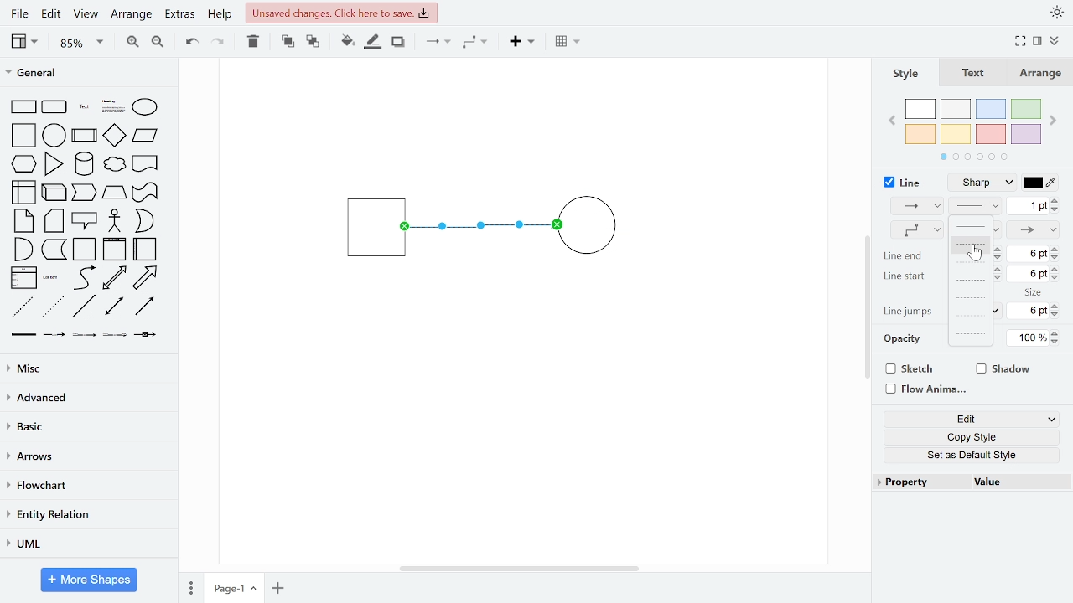 Image resolution: width=1073 pixels, height=603 pixels. Describe the element at coordinates (90, 581) in the screenshot. I see `more shapes` at that location.